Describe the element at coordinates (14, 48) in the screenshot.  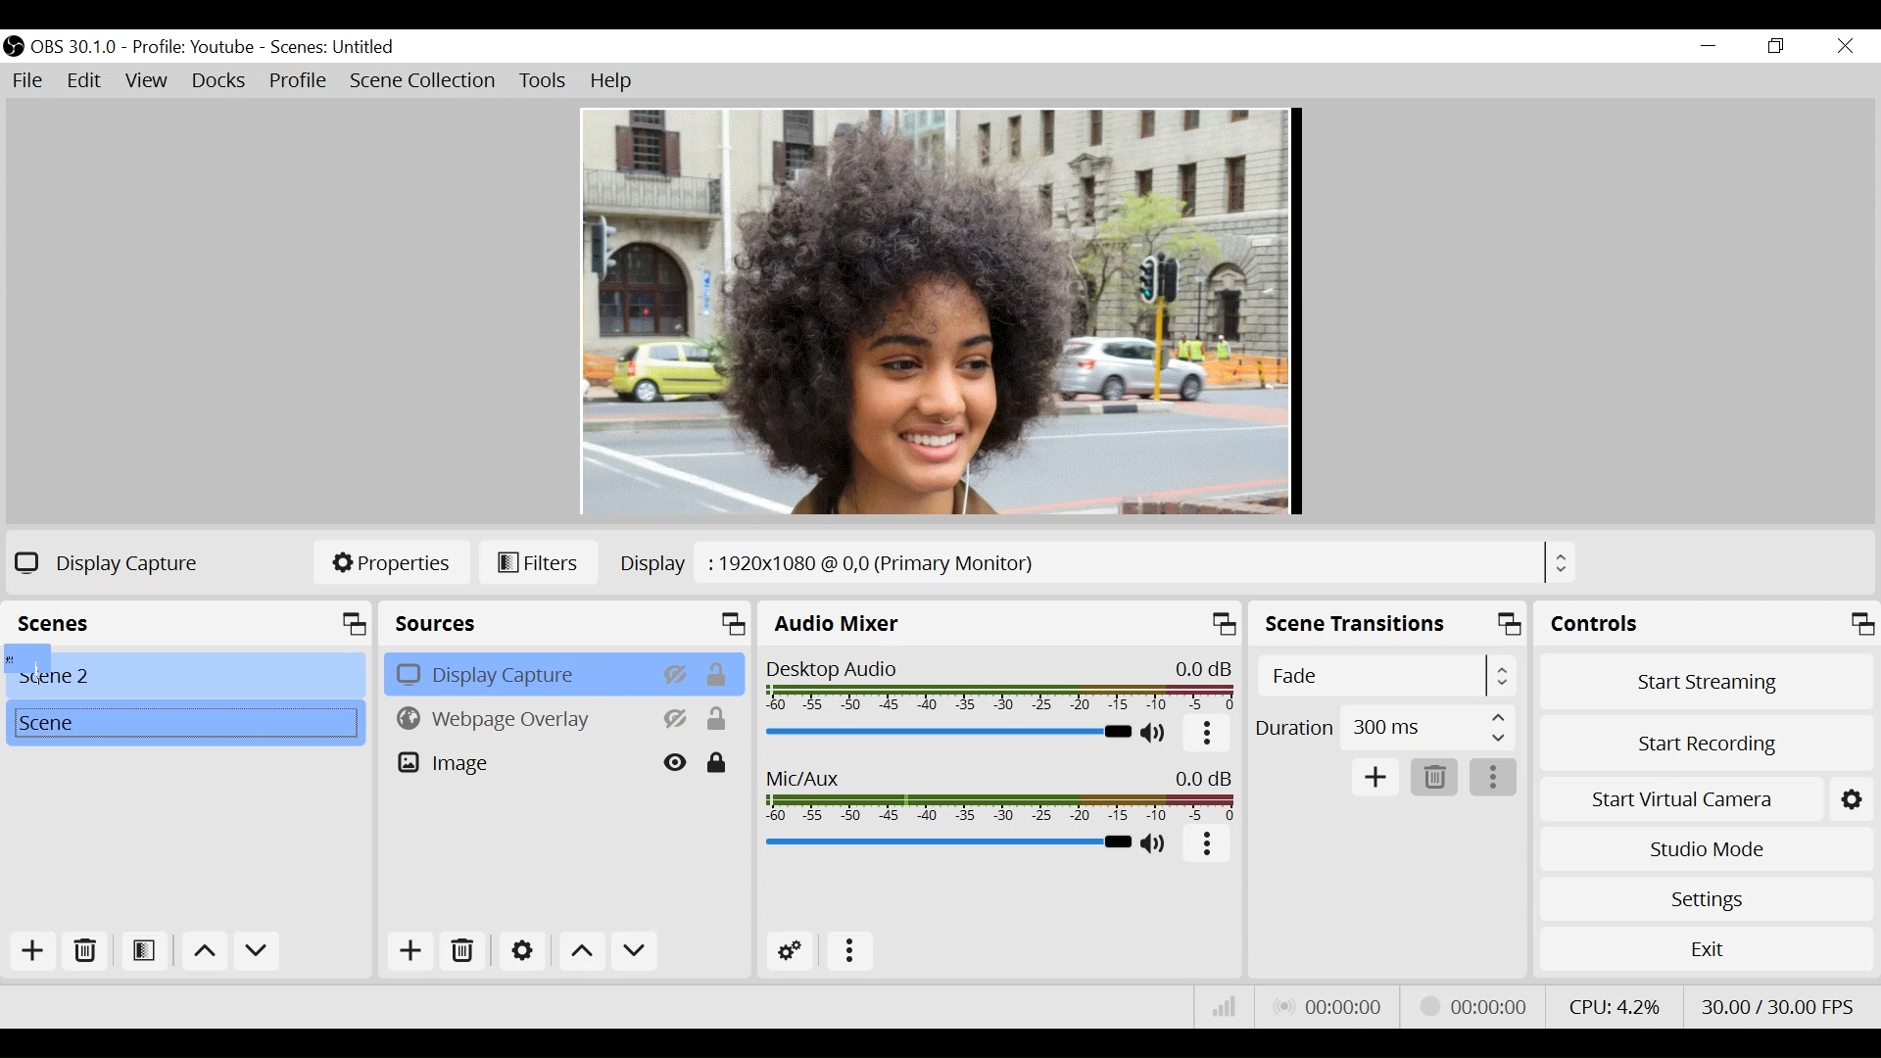
I see `OBS Studio Desktop Icon` at that location.